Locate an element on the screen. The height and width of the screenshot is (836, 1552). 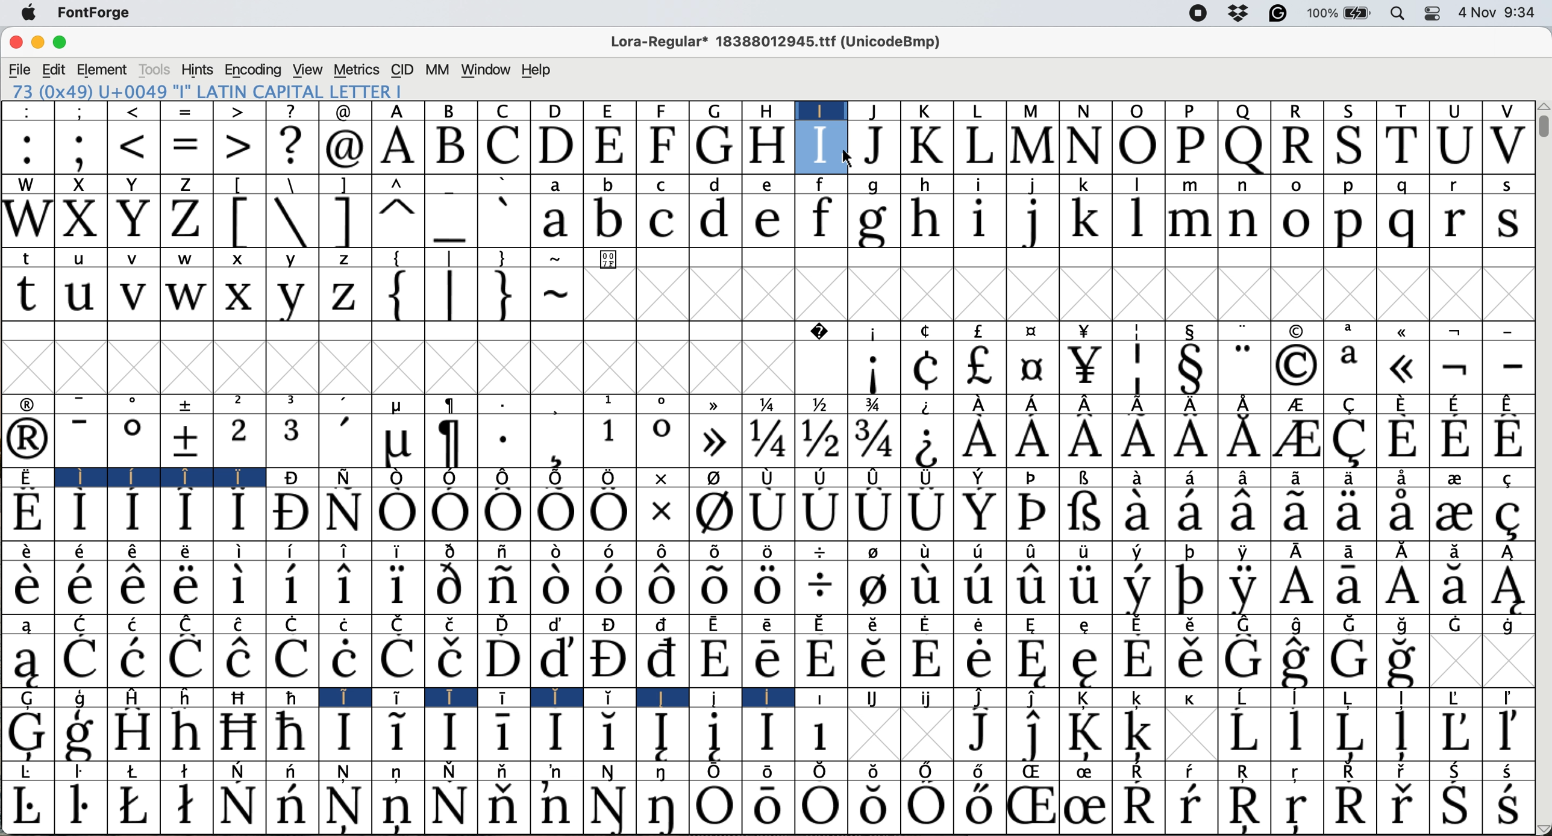
Symbol is located at coordinates (1192, 772).